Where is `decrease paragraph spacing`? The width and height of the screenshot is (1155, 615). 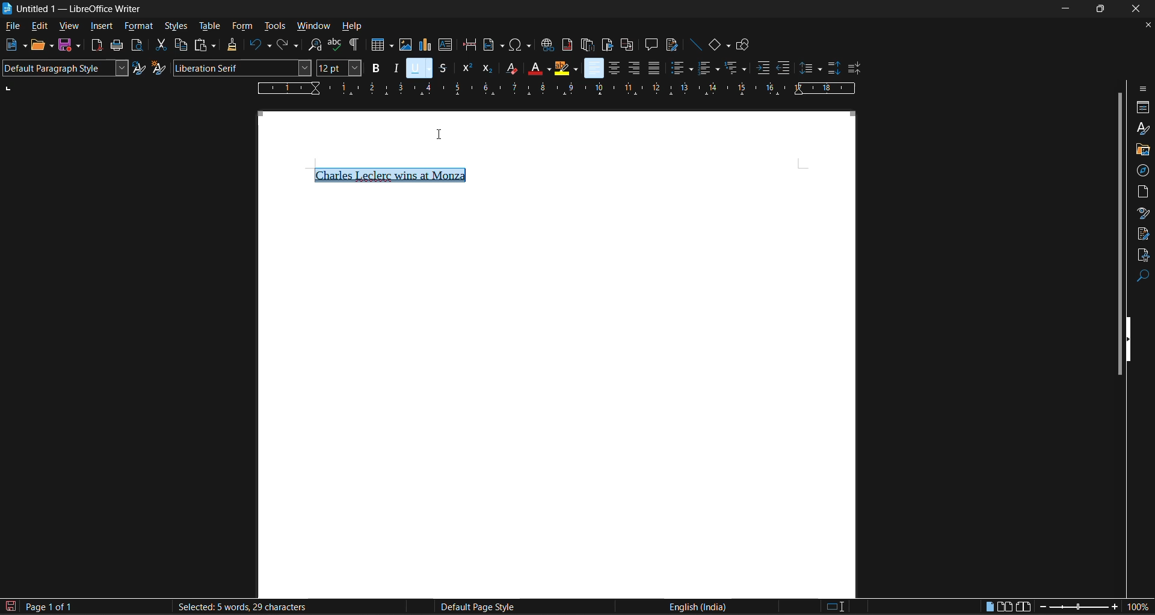
decrease paragraph spacing is located at coordinates (854, 69).